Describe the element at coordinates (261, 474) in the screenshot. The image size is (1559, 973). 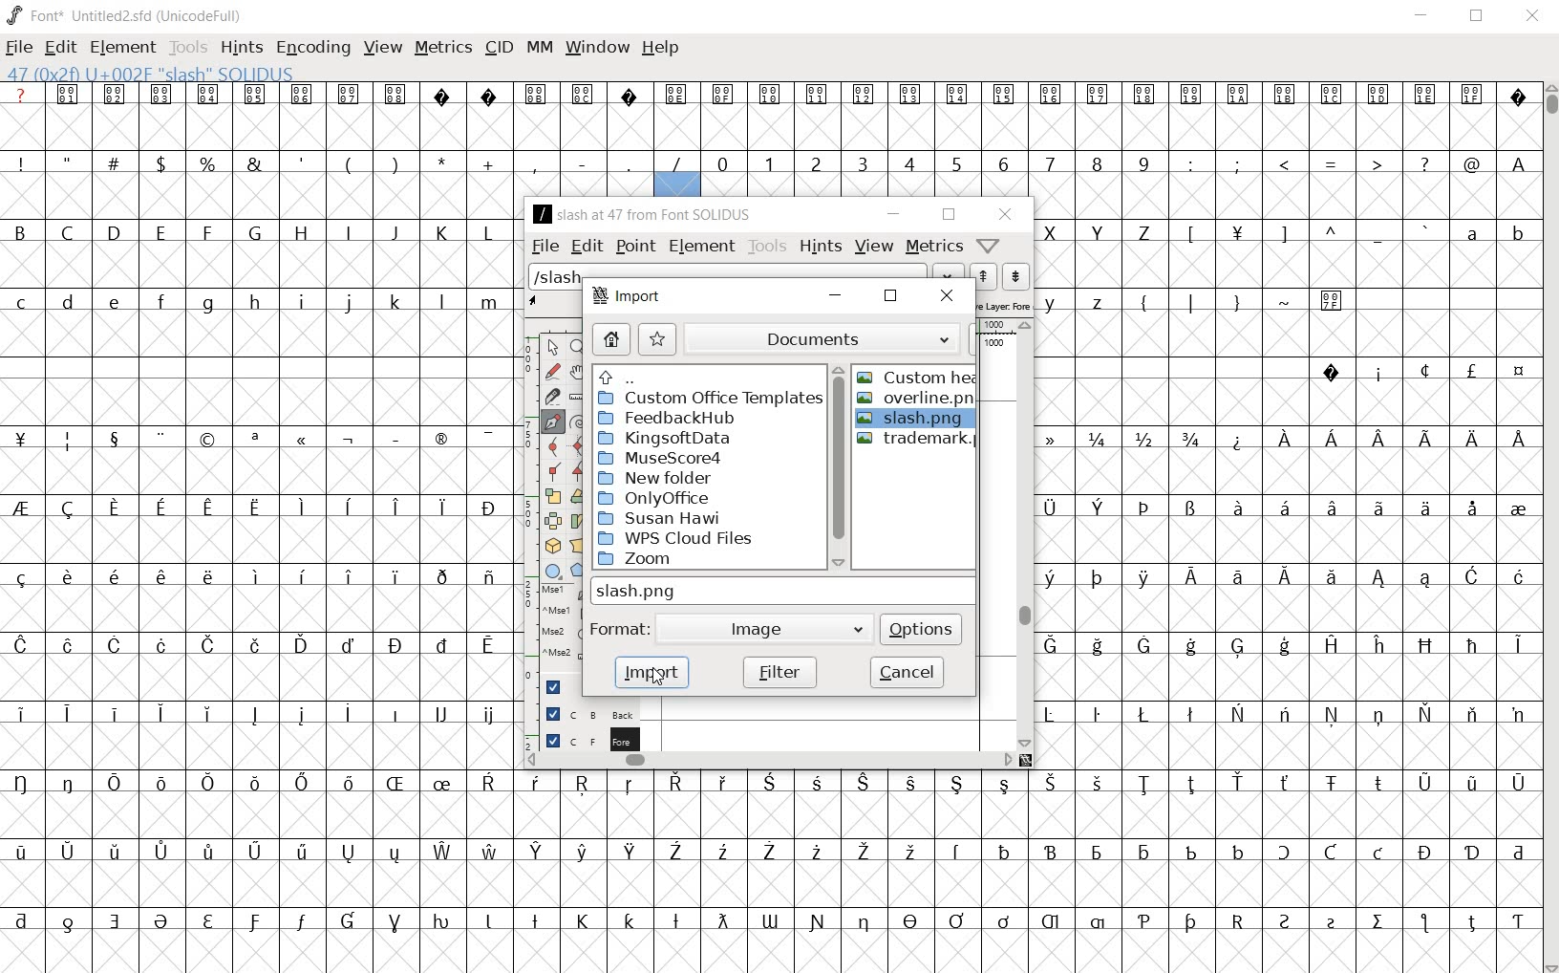
I see `empty cells` at that location.